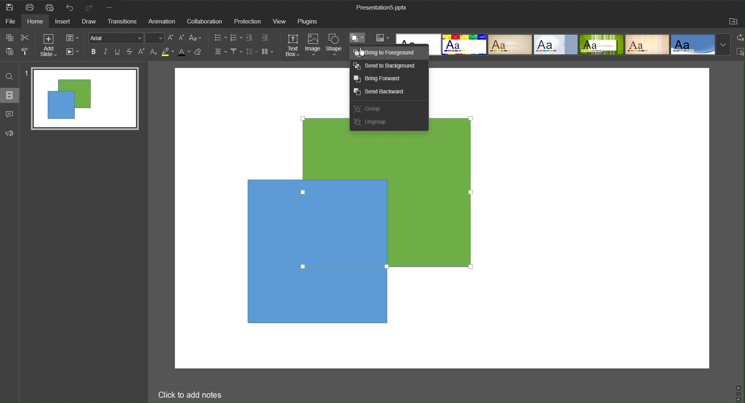 The image size is (745, 403). I want to click on Click to add notes, so click(192, 395).